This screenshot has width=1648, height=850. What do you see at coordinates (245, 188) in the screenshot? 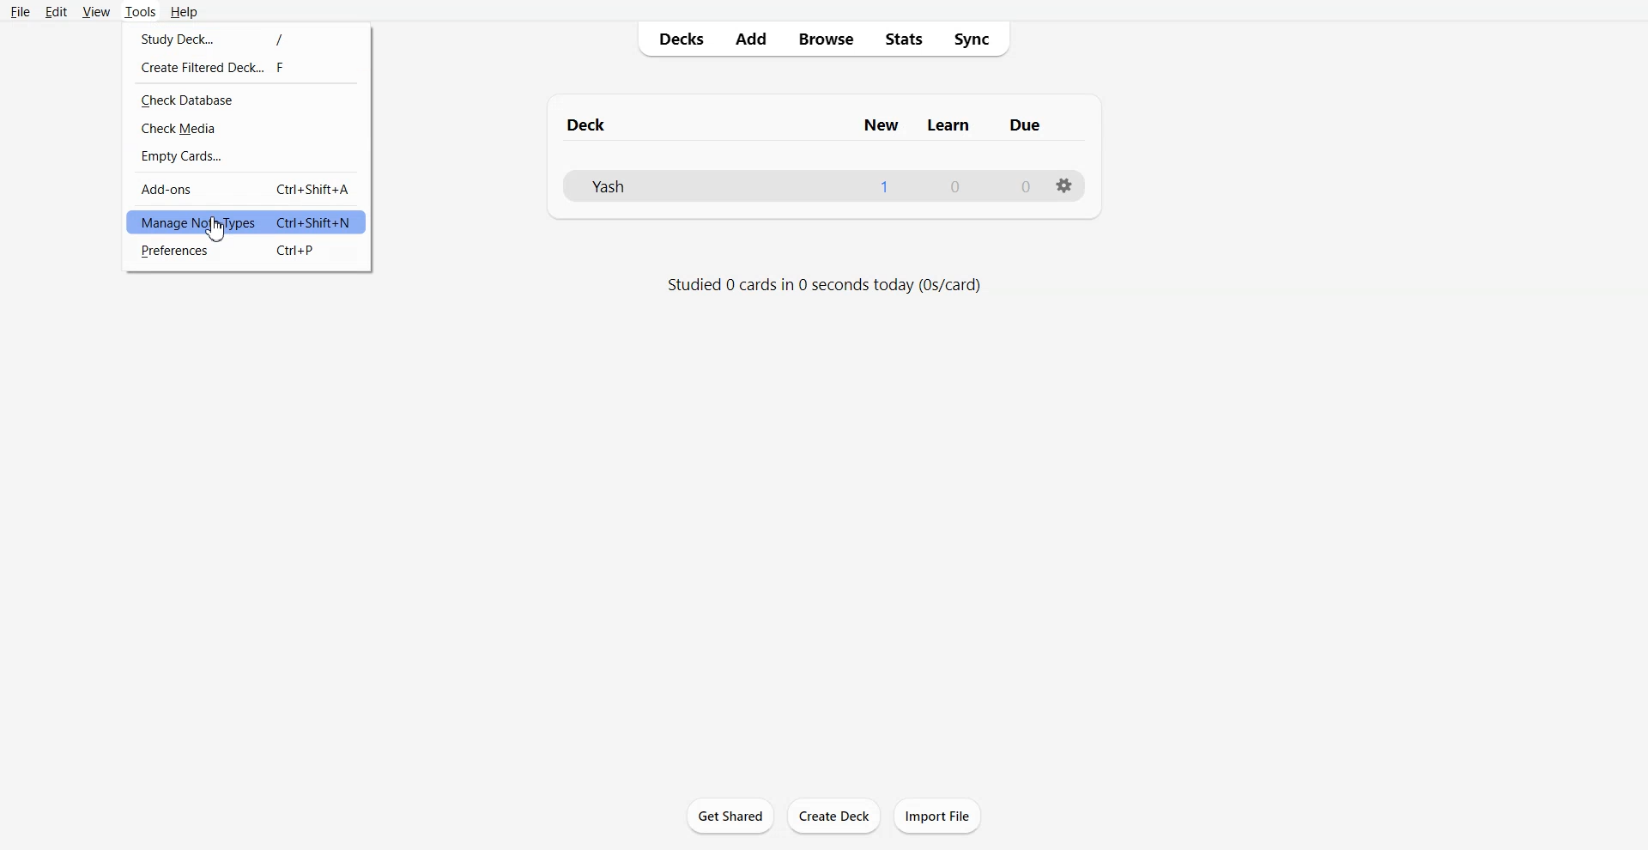
I see `Add-ons` at bounding box center [245, 188].